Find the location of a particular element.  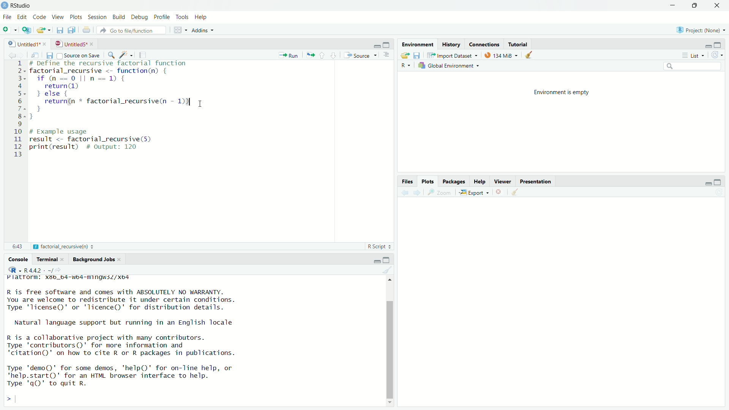

Open an existing file (Ctrl + O) is located at coordinates (44, 31).